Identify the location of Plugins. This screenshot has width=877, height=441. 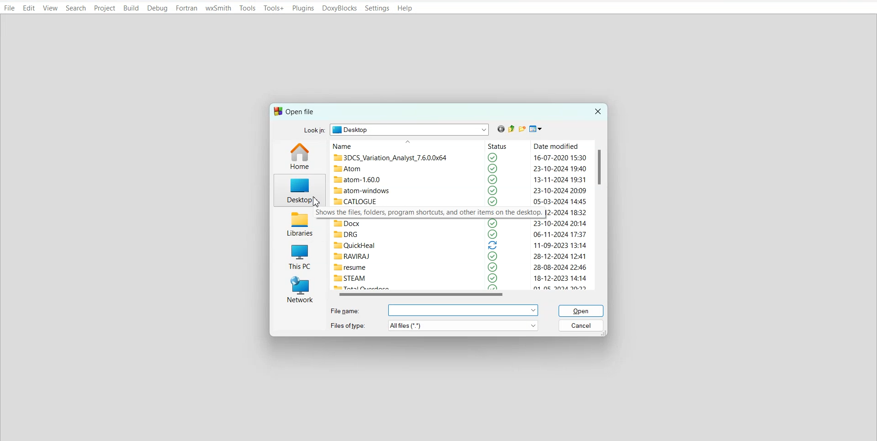
(304, 8).